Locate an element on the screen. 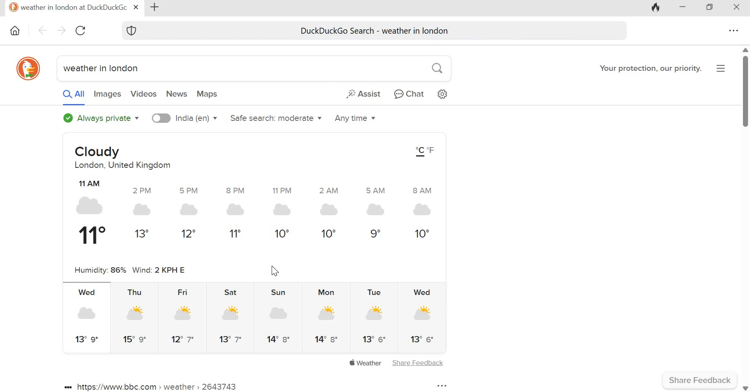 This screenshot has height=392, width=750. 11 PM is located at coordinates (282, 191).